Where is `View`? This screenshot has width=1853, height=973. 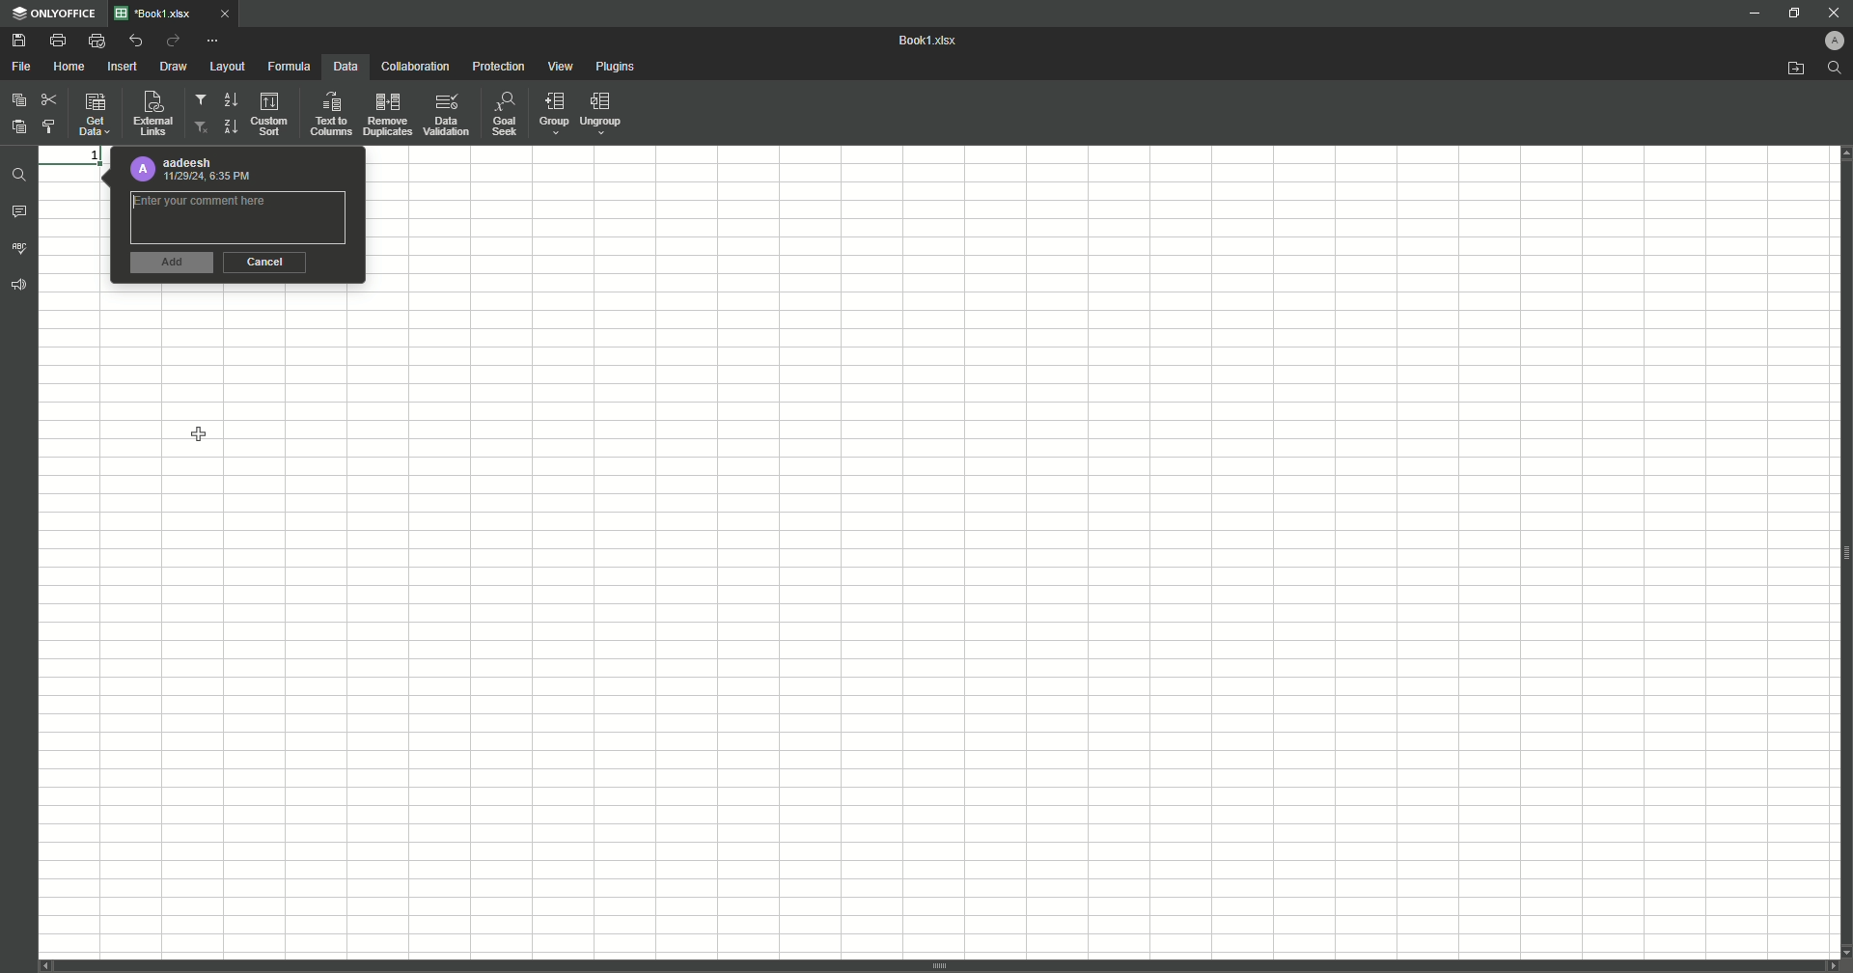 View is located at coordinates (563, 68).